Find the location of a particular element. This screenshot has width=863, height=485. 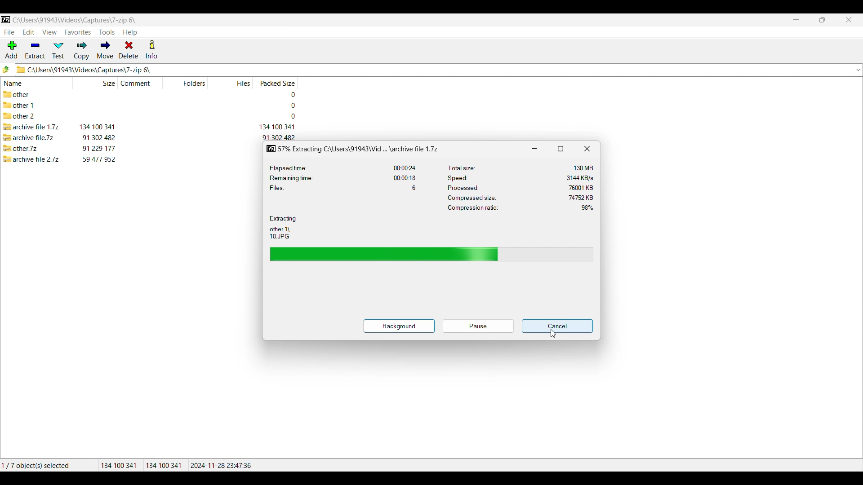

other  is located at coordinates (22, 94).